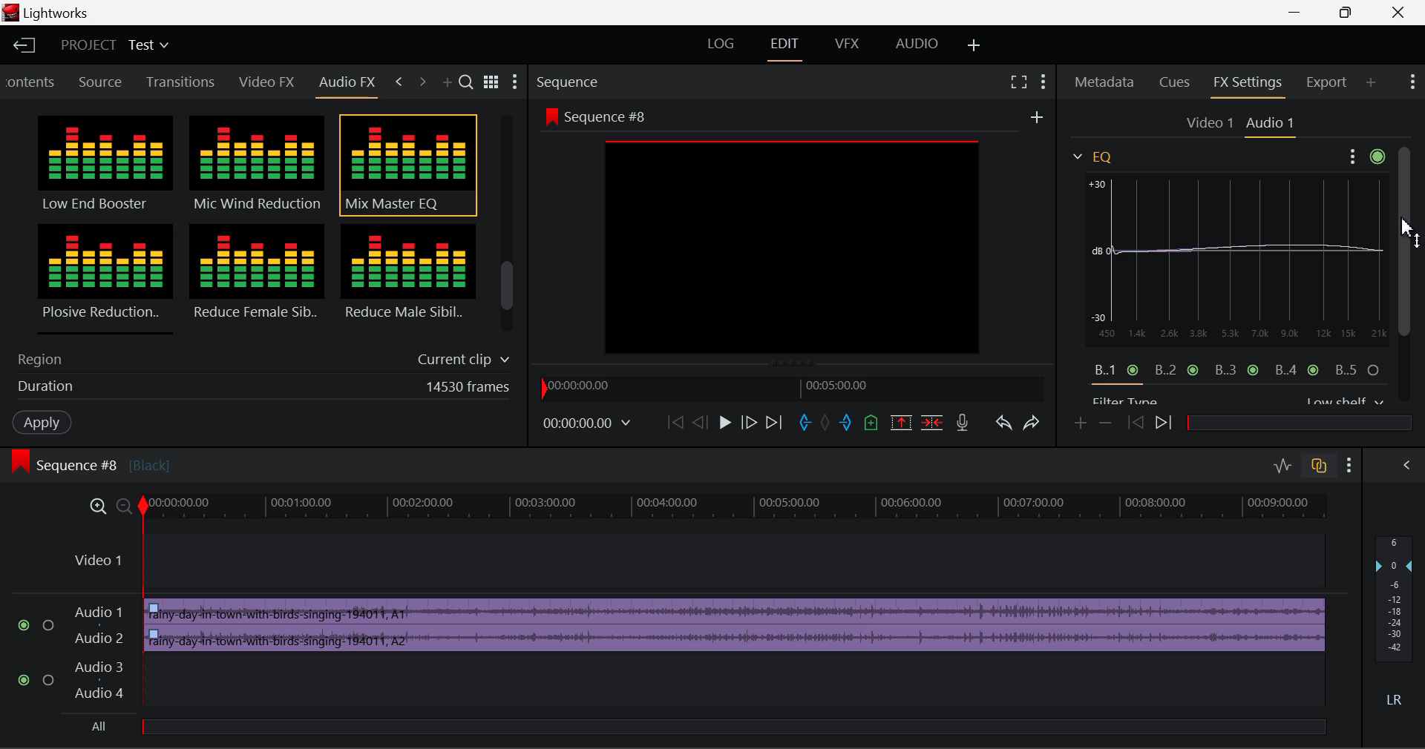  I want to click on Seetings, so click(1386, 157).